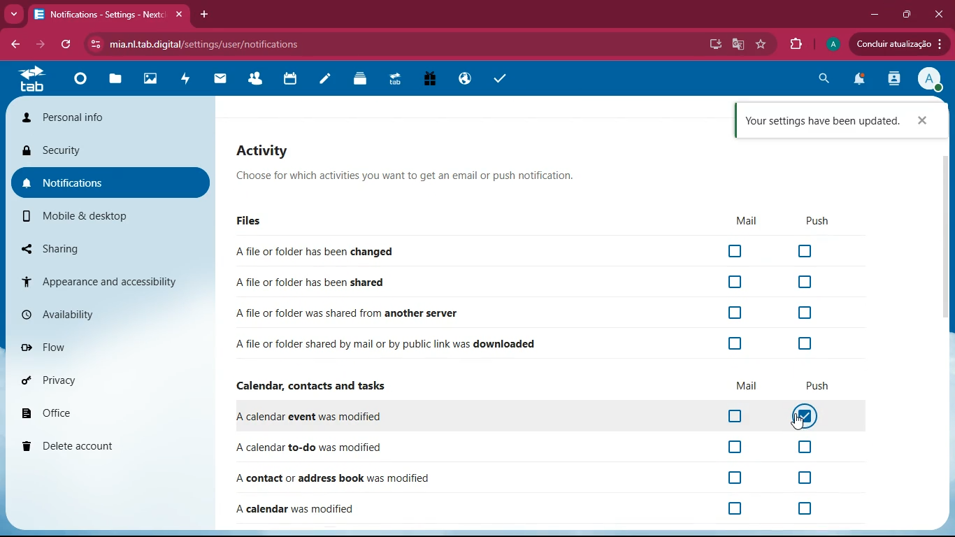 The width and height of the screenshot is (955, 537). I want to click on Your settings have been updated., so click(821, 122).